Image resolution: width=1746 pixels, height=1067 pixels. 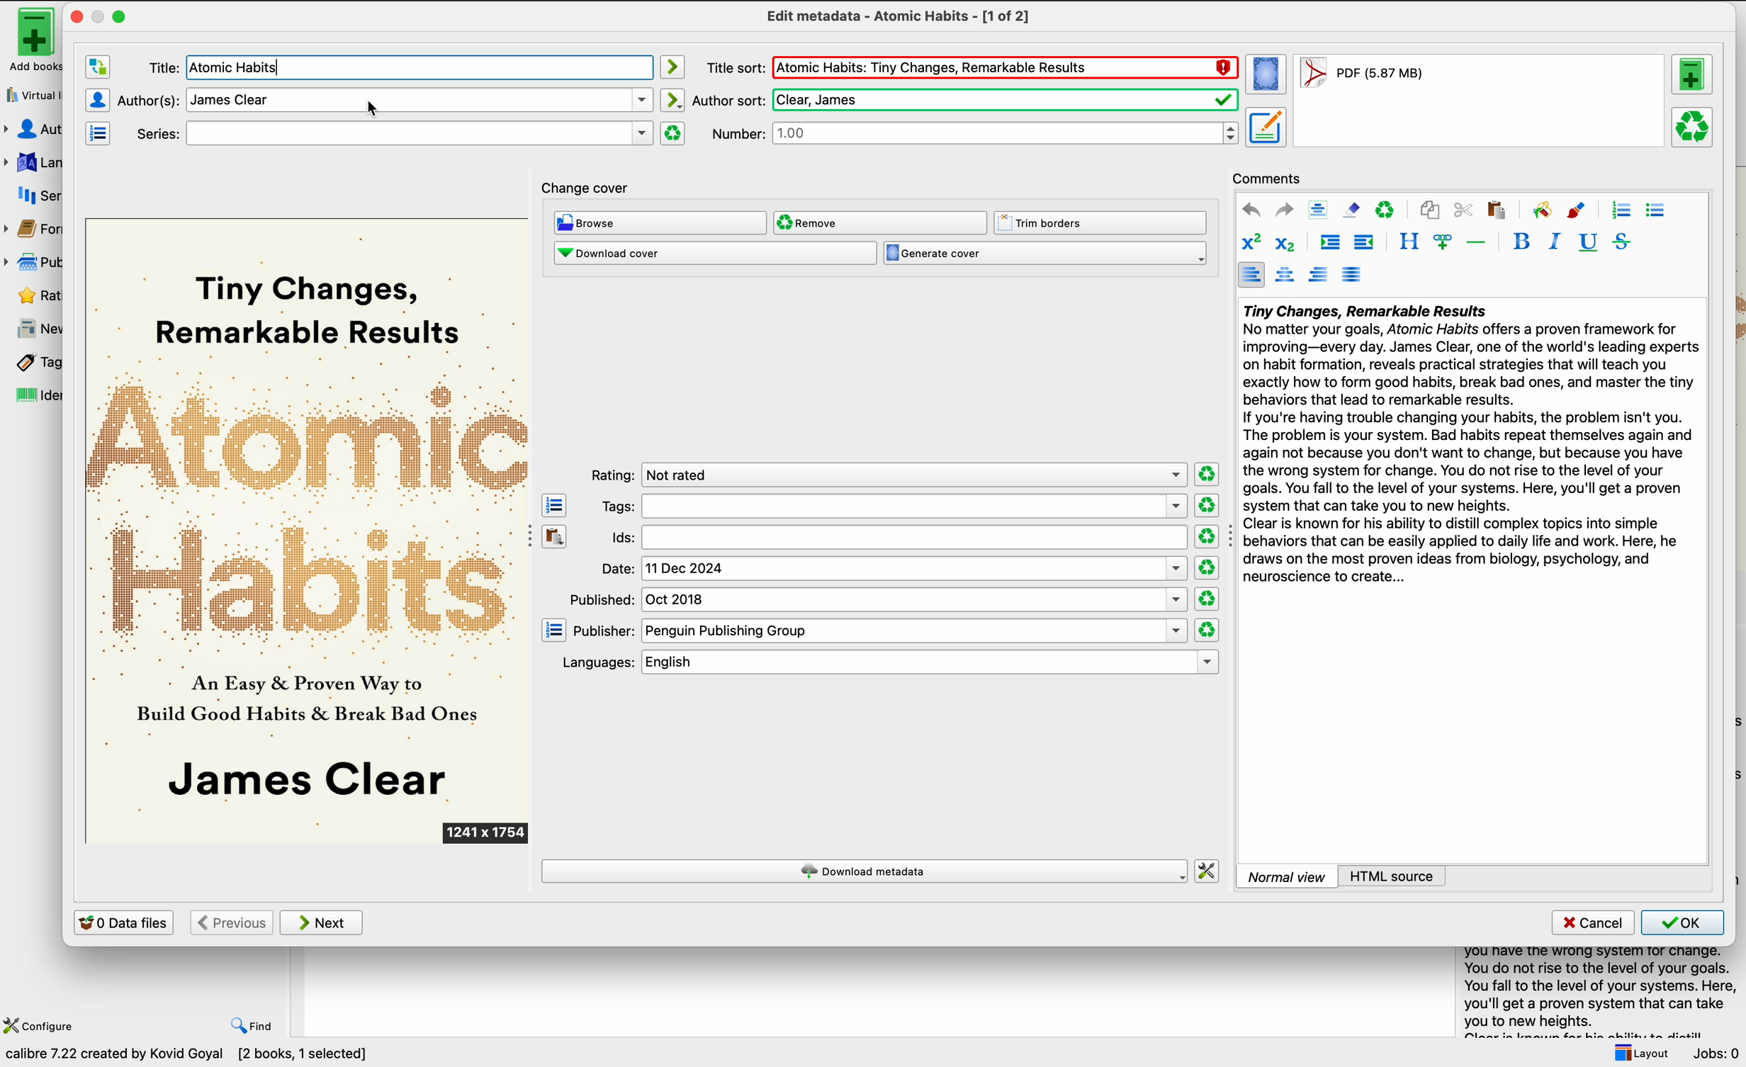 I want to click on languages: english, so click(x=884, y=662).